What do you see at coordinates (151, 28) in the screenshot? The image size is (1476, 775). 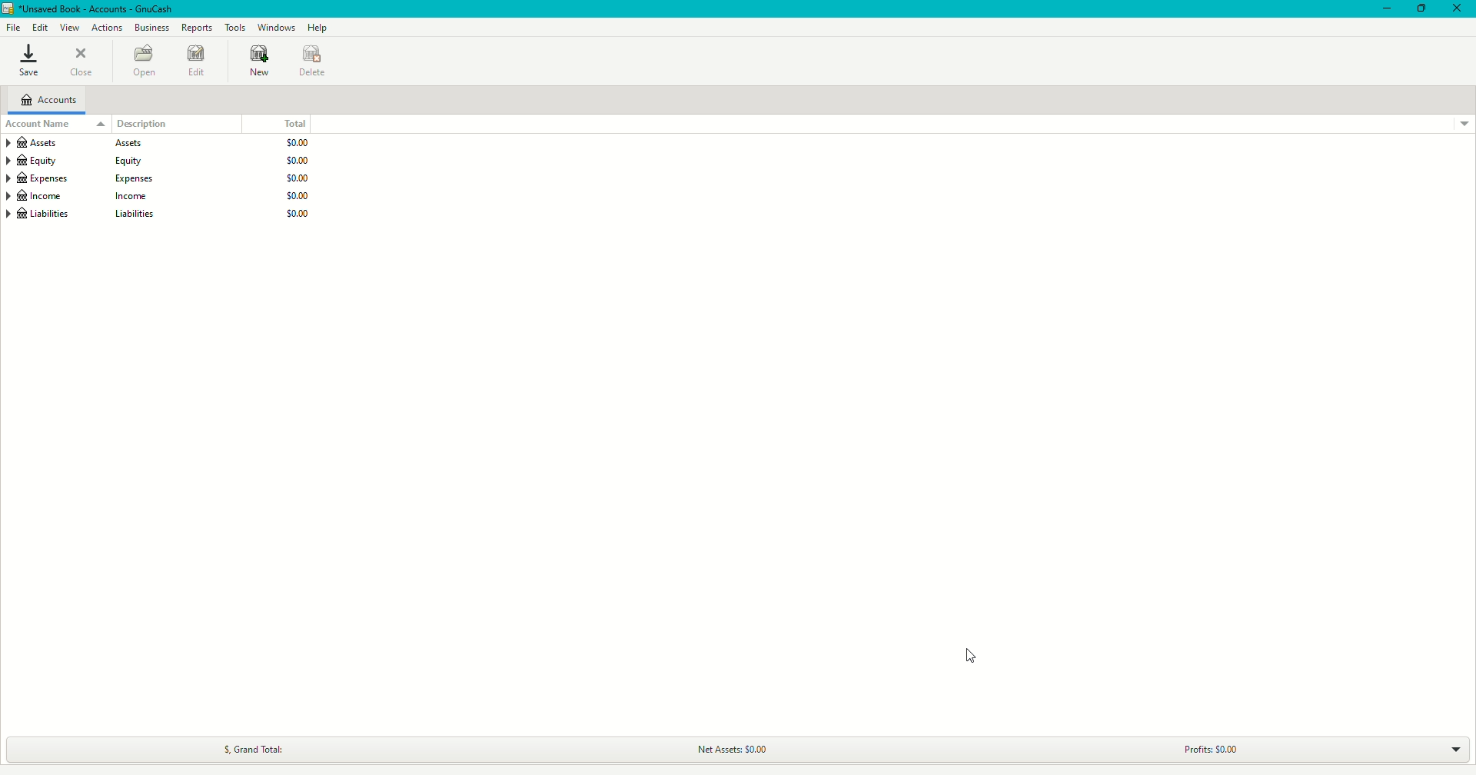 I see `Business` at bounding box center [151, 28].